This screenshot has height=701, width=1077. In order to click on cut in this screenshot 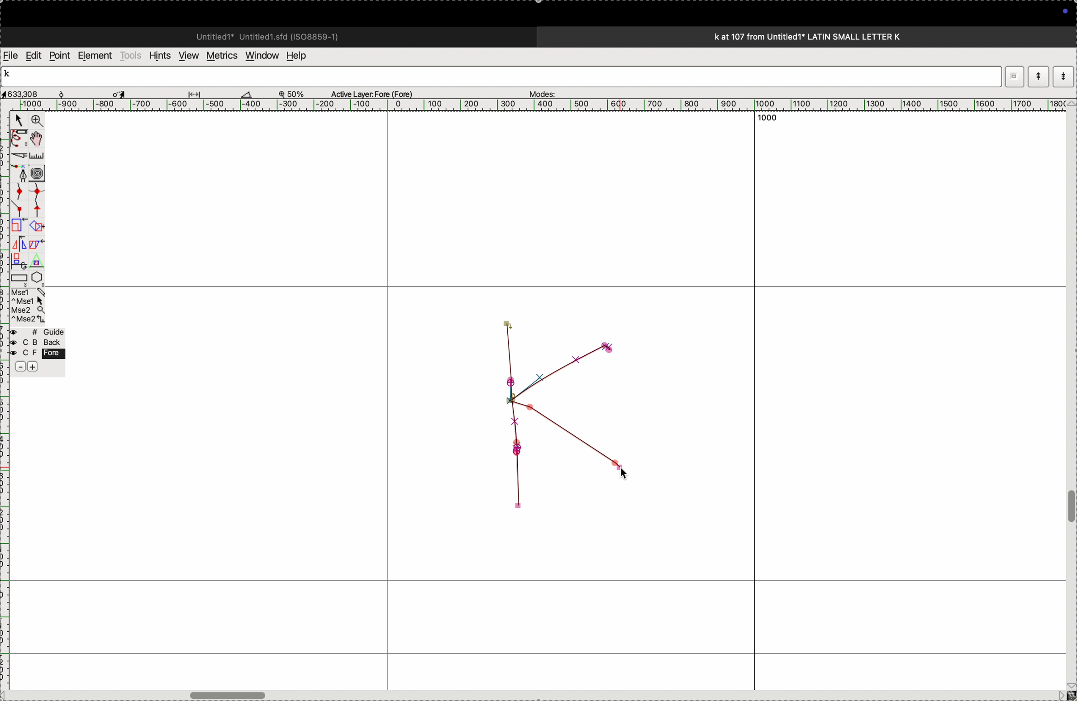, I will do `click(18, 156)`.